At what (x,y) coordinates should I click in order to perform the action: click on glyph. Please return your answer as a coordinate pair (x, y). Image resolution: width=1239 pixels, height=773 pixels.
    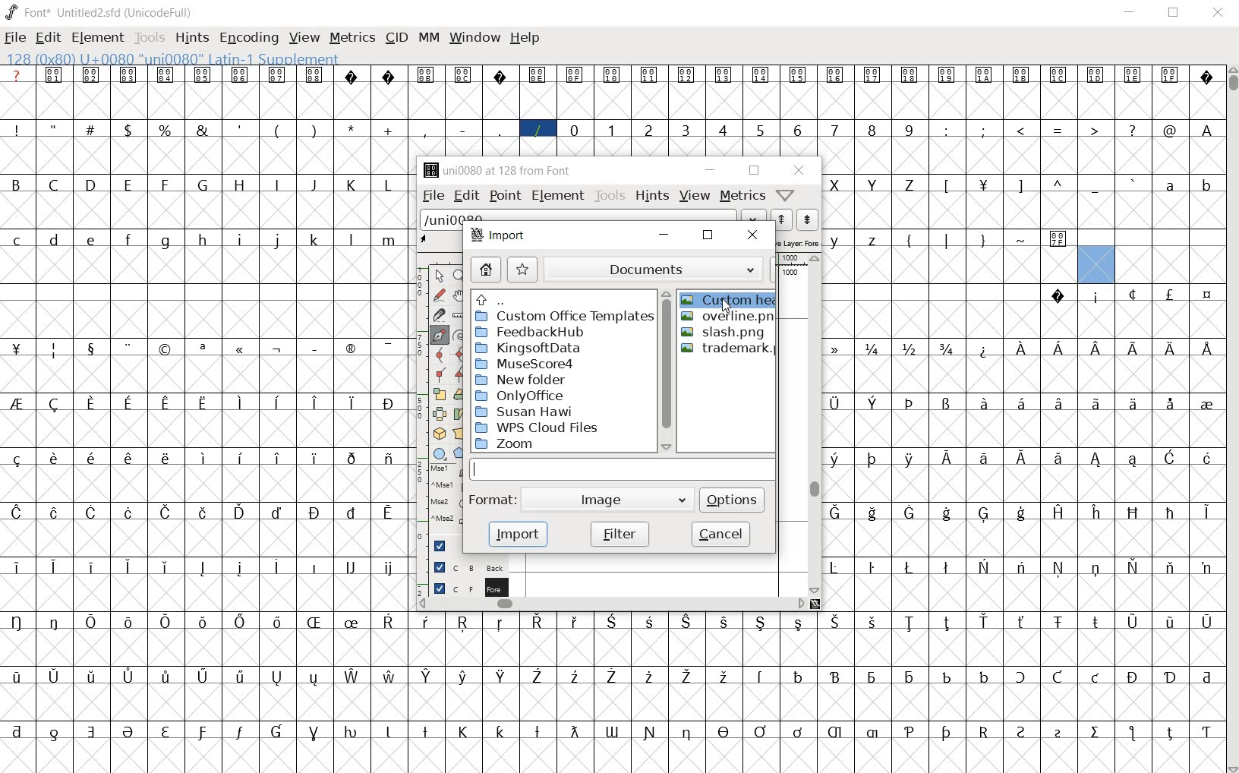
    Looking at the image, I should click on (1206, 569).